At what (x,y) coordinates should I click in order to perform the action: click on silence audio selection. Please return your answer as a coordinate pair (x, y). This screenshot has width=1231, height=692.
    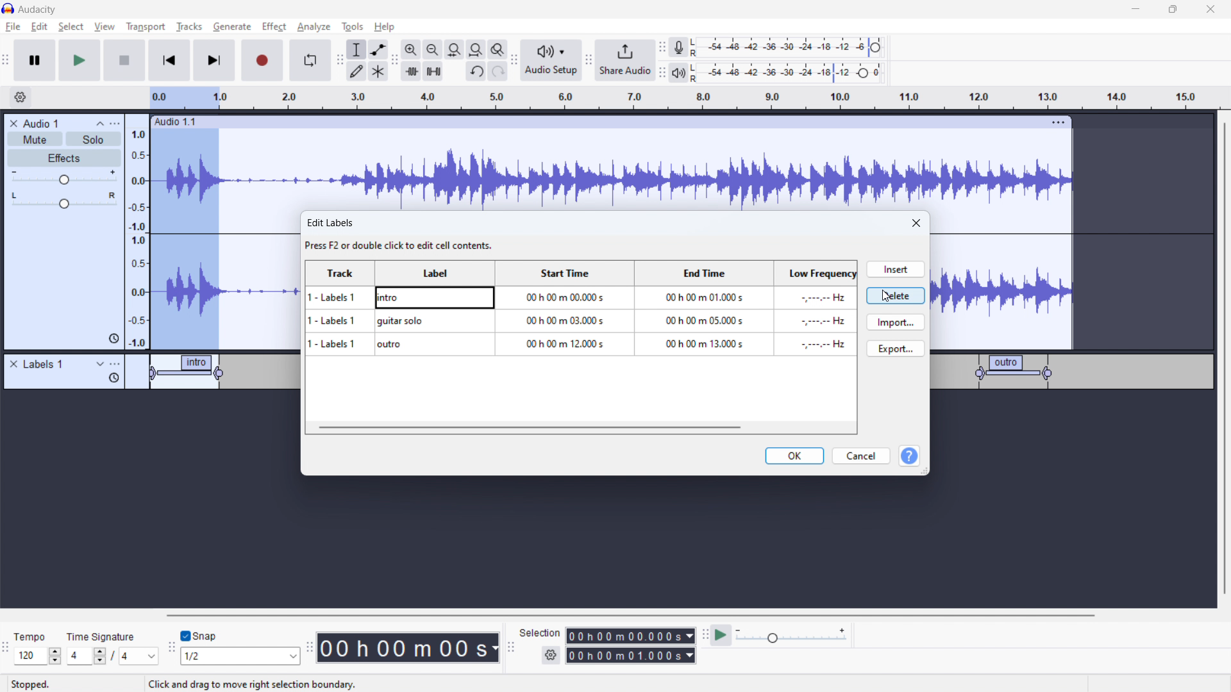
    Looking at the image, I should click on (433, 71).